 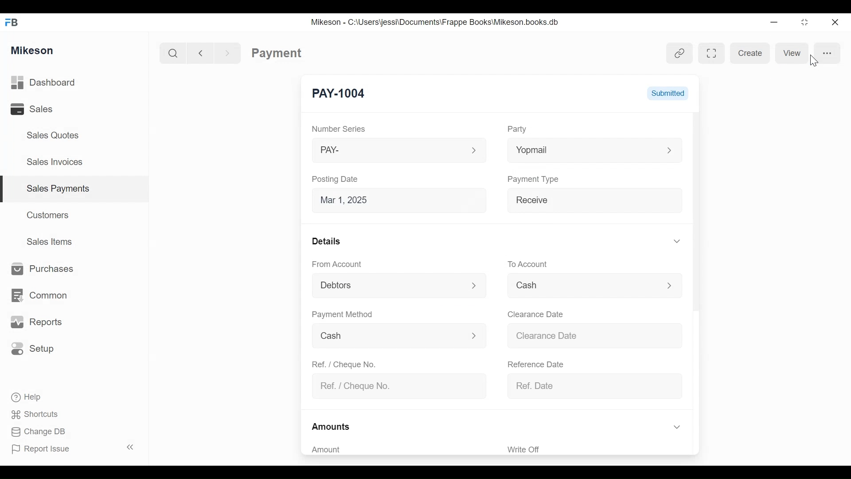 I want to click on Sales Invoices, so click(x=51, y=163).